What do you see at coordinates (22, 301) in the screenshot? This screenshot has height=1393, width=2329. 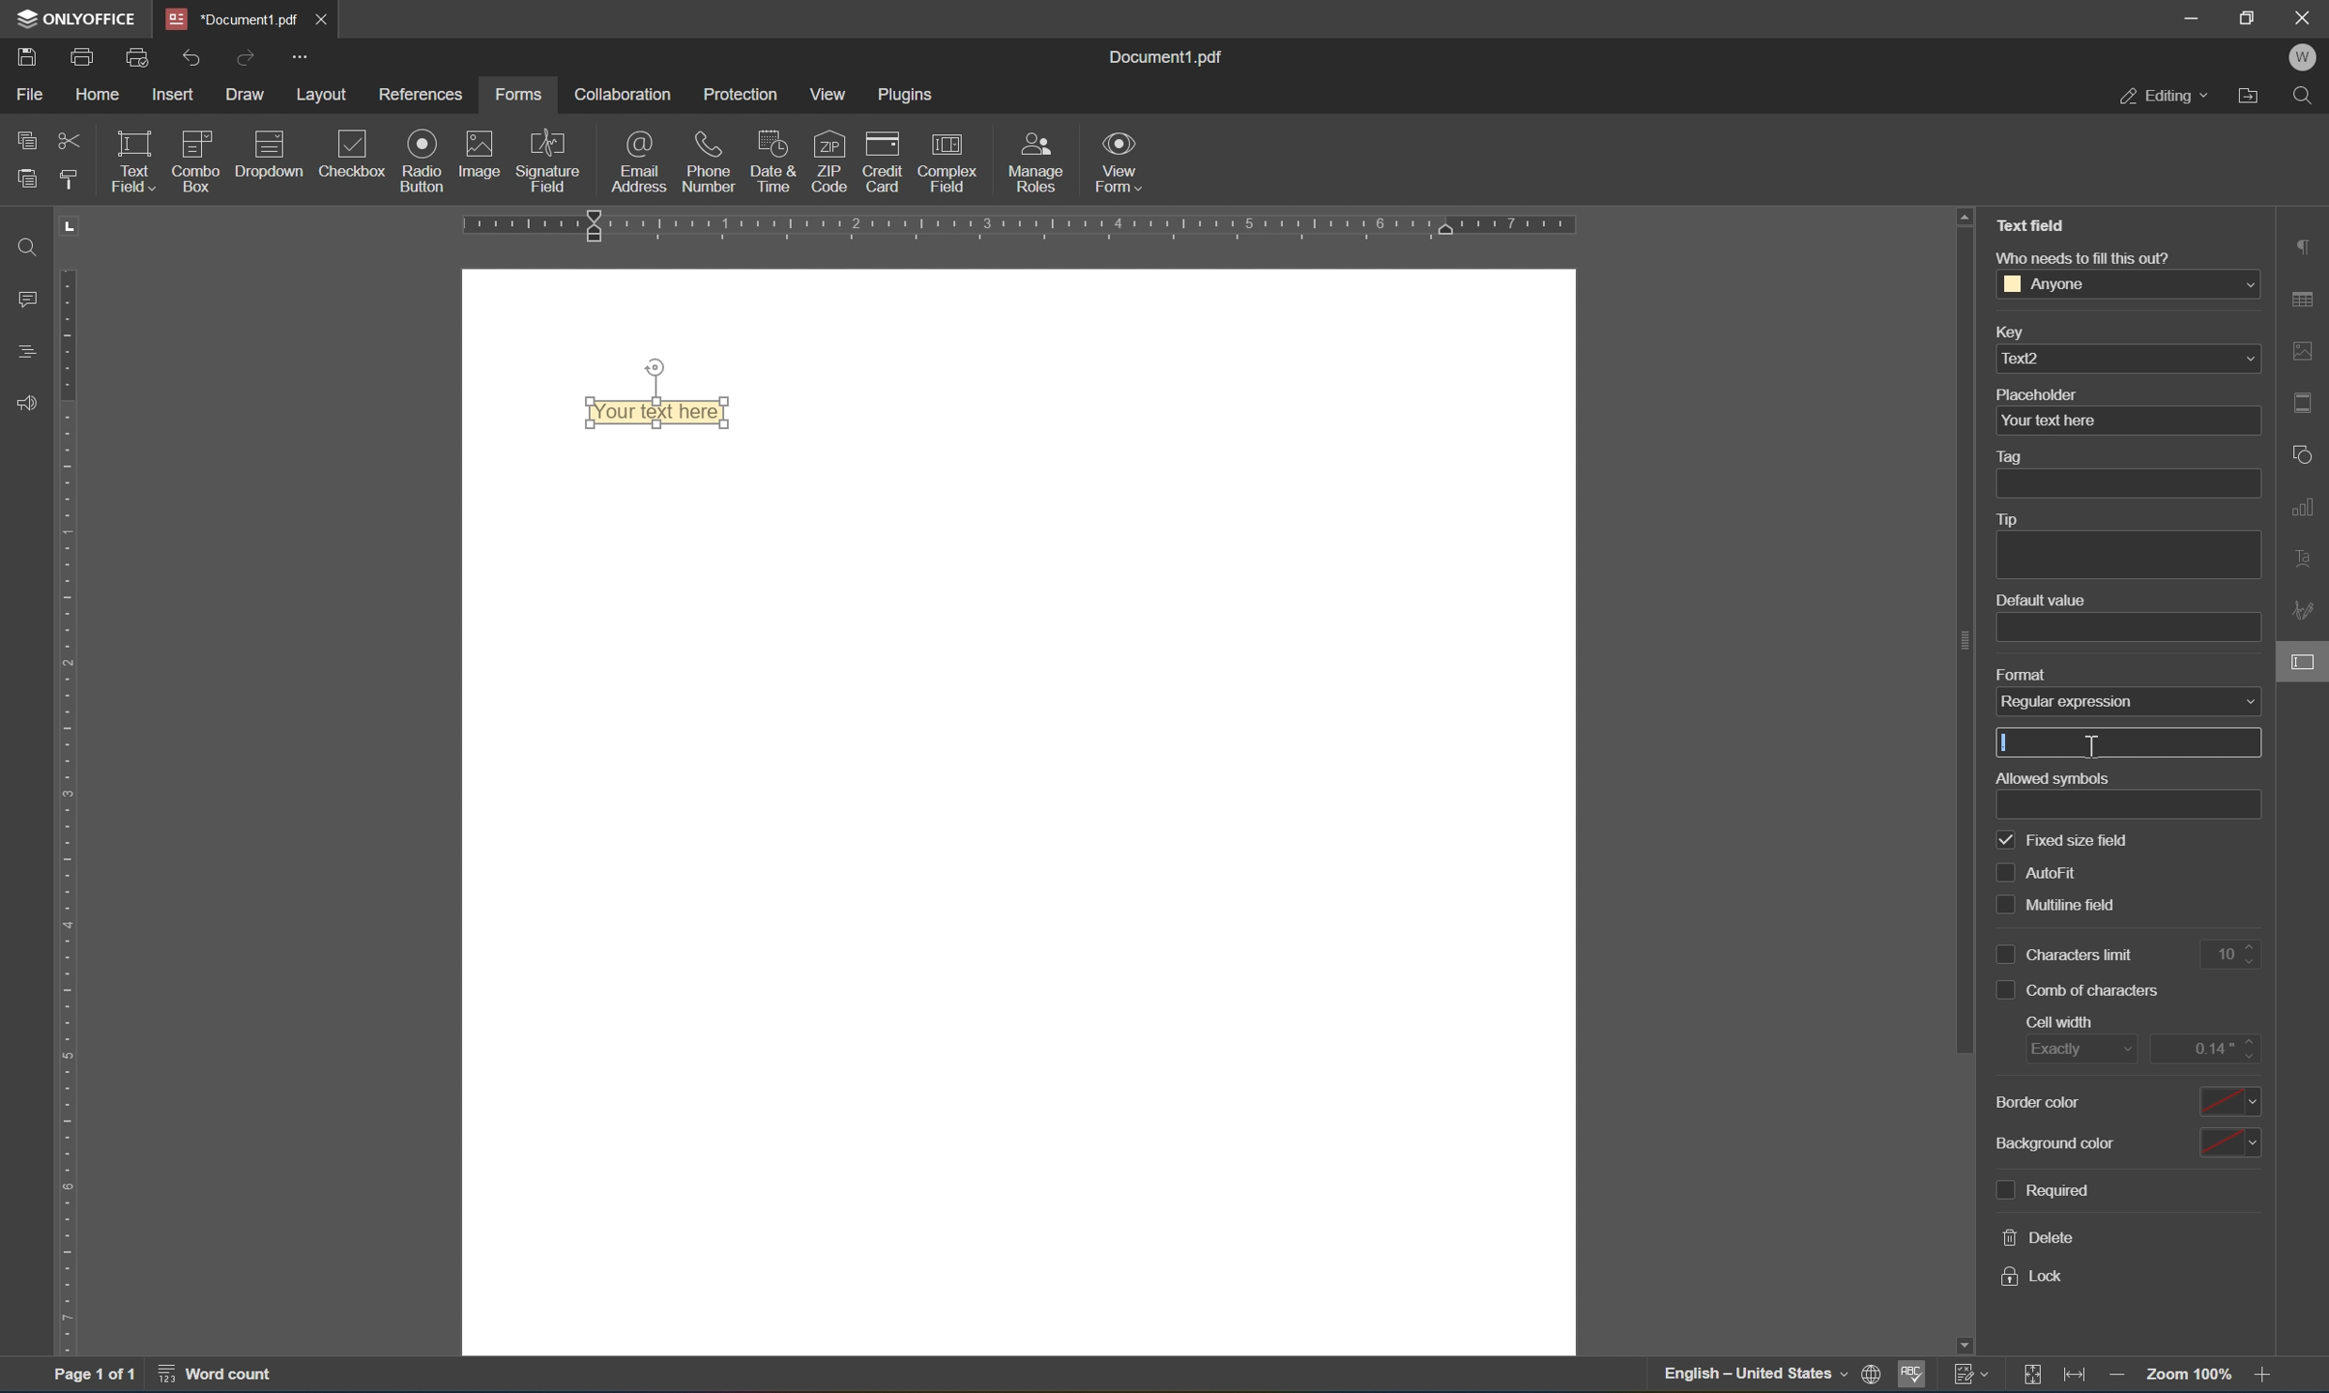 I see `comments` at bounding box center [22, 301].